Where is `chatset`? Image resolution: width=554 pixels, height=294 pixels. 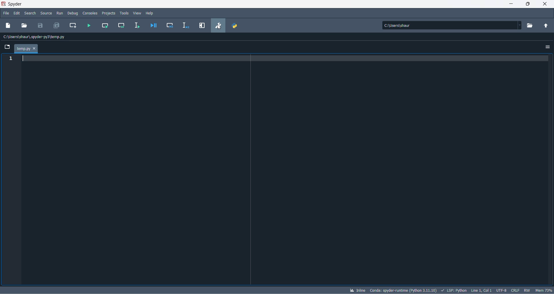 chatset is located at coordinates (501, 290).